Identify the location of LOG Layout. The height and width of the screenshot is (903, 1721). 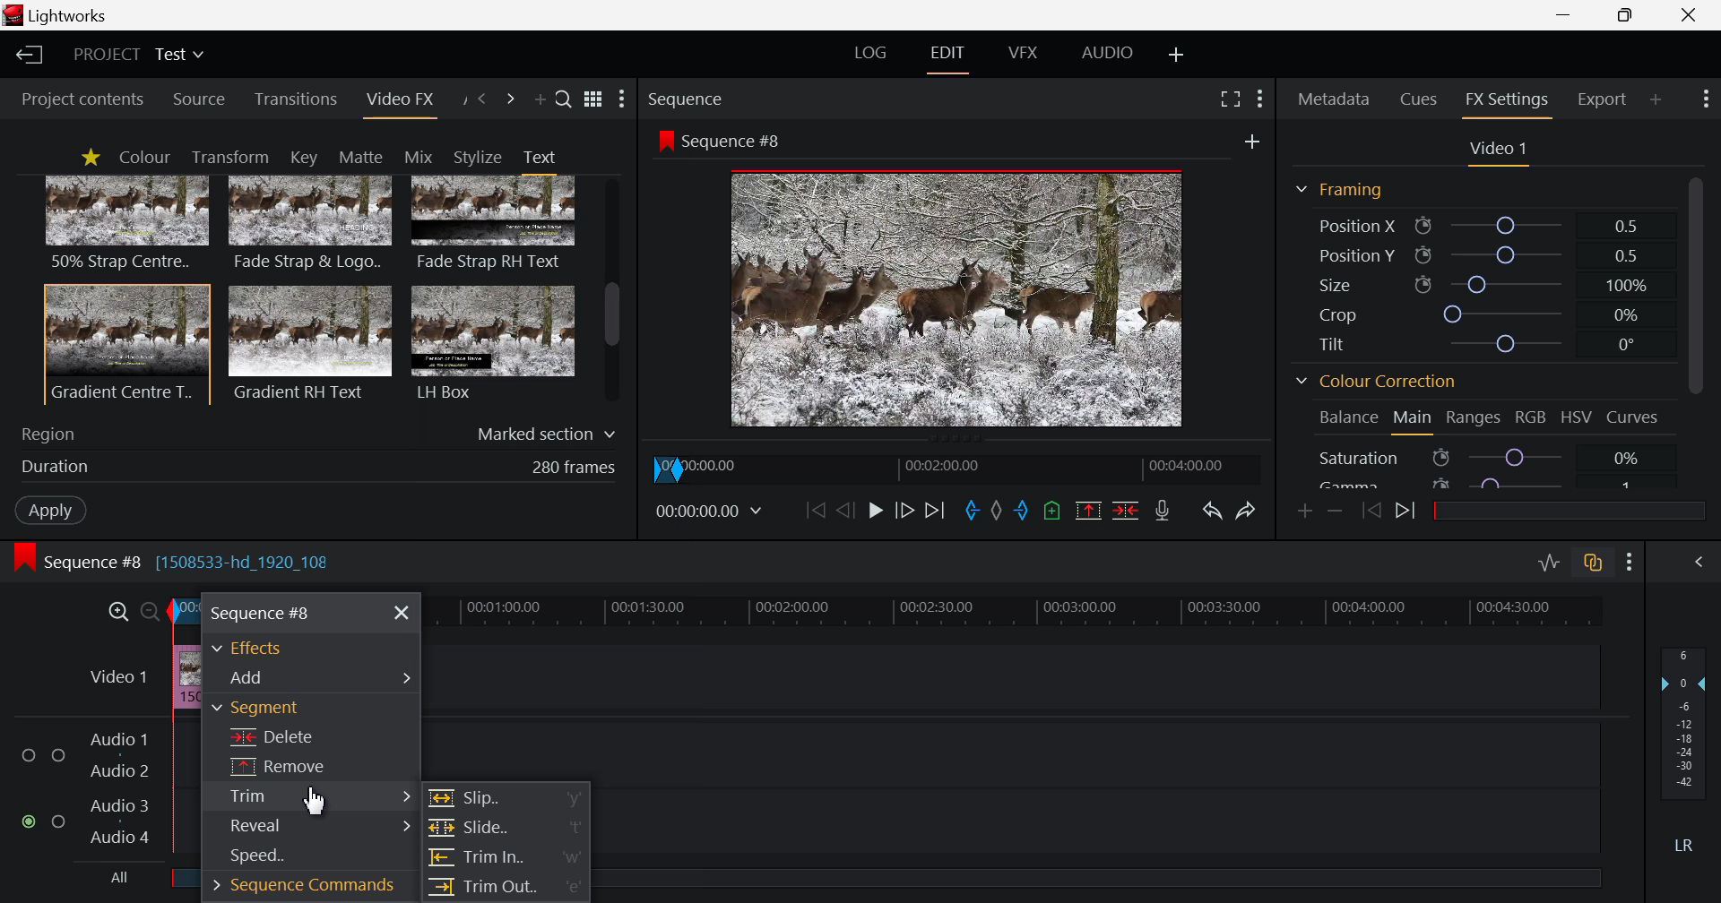
(873, 56).